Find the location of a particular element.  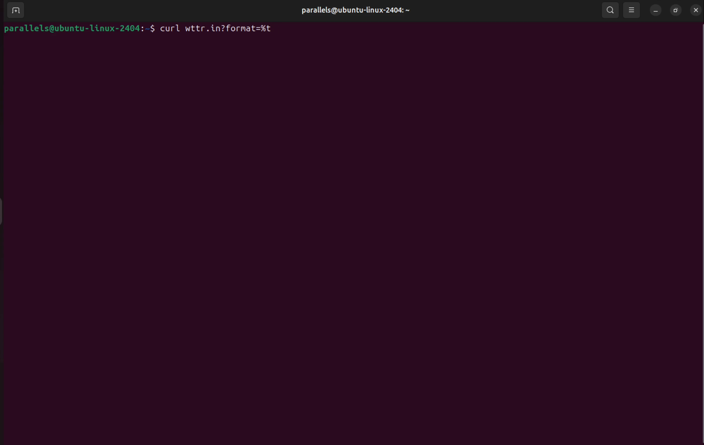

cursor is located at coordinates (304, 237).